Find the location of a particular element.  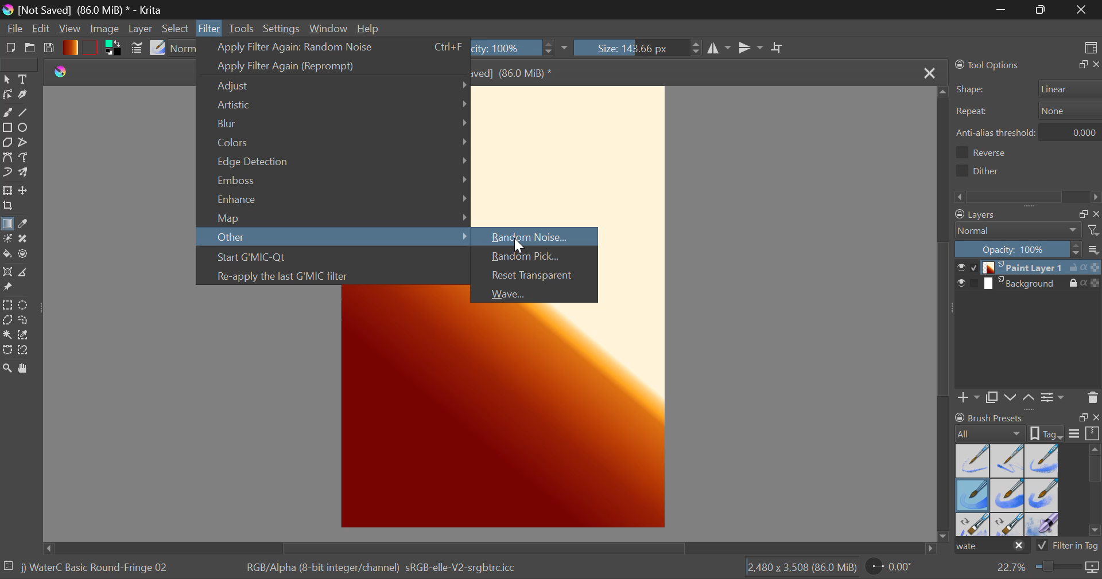

Shape selector is located at coordinates (1070, 88).